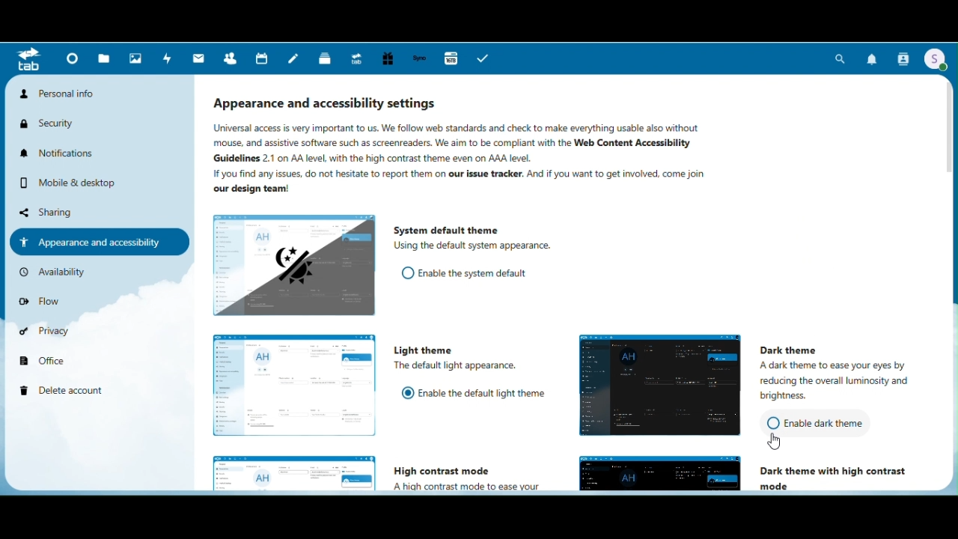 This screenshot has height=539, width=958. Describe the element at coordinates (58, 329) in the screenshot. I see `Privacy` at that location.